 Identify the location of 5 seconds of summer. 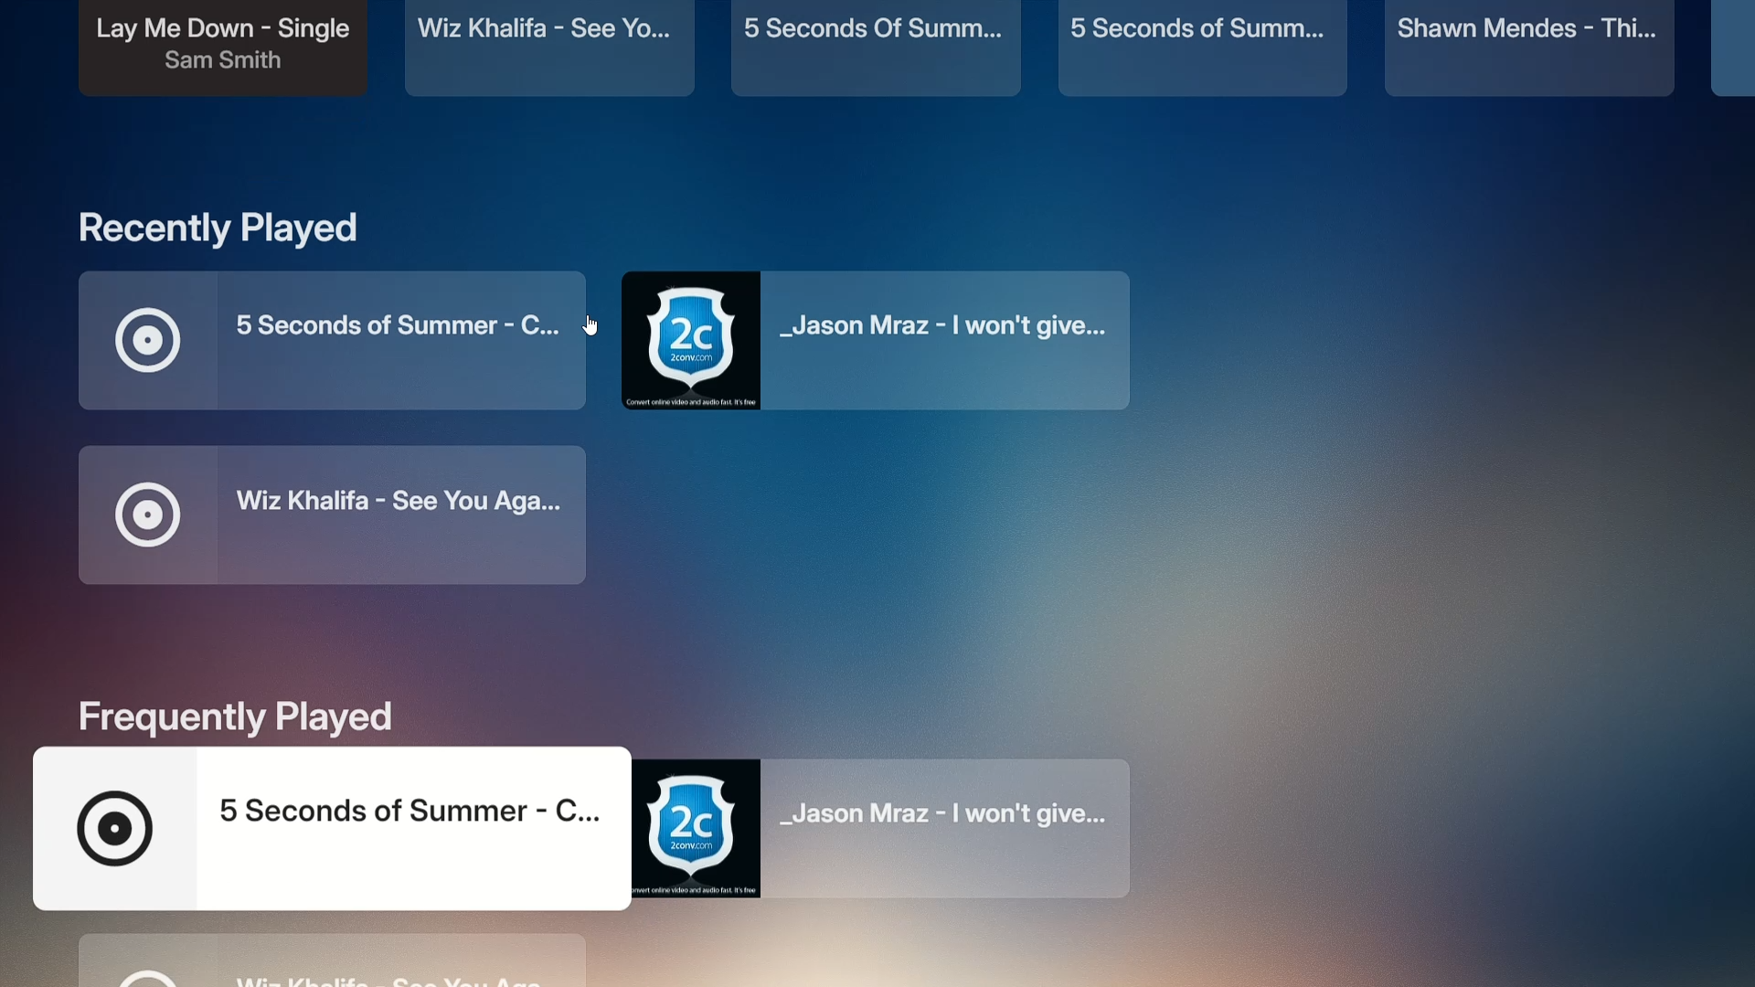
(879, 50).